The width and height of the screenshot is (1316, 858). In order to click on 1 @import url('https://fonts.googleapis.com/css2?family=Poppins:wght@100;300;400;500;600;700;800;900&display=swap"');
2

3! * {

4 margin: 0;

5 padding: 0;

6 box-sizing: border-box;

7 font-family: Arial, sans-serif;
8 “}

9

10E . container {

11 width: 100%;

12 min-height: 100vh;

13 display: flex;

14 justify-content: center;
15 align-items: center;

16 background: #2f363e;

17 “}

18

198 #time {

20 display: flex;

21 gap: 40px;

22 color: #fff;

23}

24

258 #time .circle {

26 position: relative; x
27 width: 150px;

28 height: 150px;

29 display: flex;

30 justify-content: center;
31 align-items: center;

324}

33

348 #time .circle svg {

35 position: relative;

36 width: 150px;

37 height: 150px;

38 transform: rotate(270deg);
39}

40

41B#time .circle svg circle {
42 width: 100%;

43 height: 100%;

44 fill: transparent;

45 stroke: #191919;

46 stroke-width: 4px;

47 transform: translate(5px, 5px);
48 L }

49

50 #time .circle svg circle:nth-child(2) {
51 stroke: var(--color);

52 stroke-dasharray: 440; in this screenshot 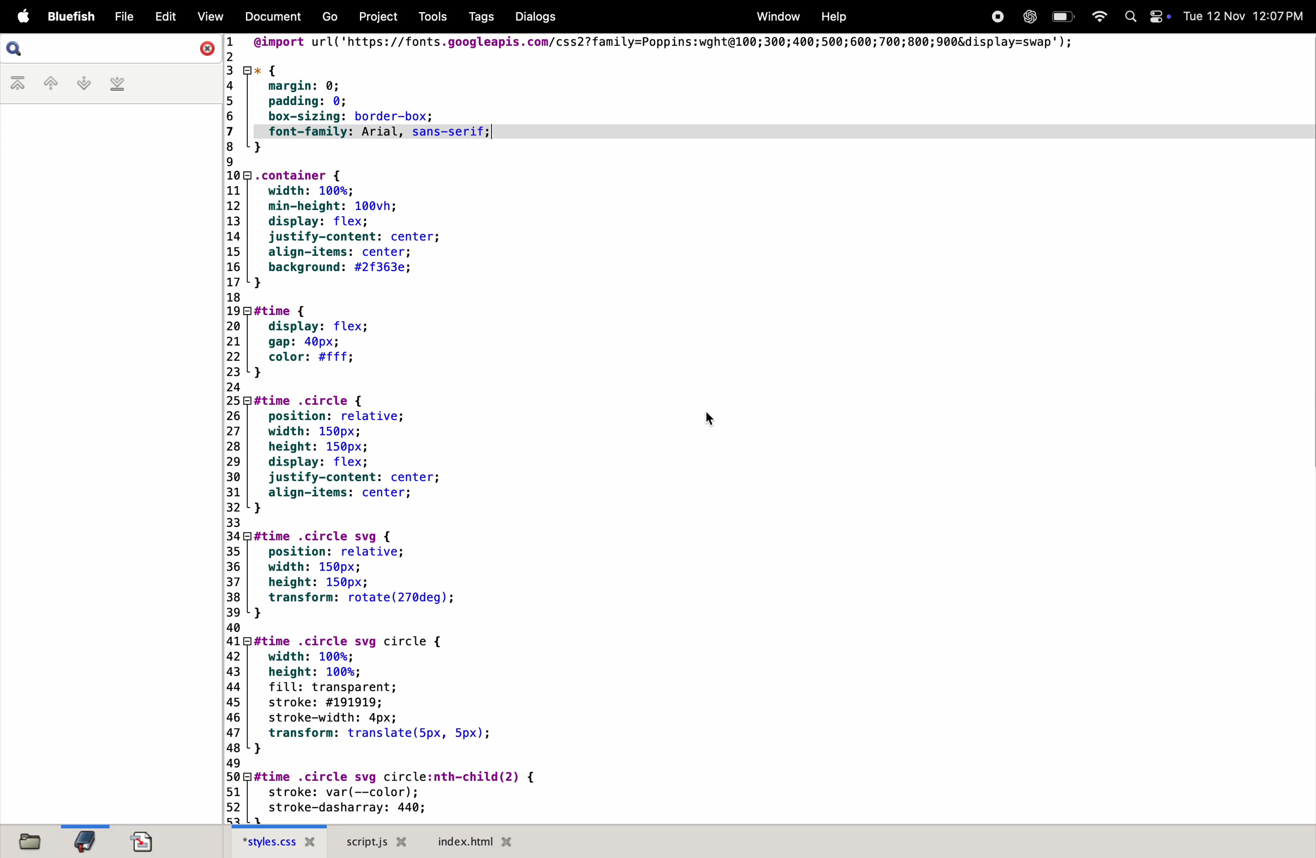, I will do `click(708, 427)`.